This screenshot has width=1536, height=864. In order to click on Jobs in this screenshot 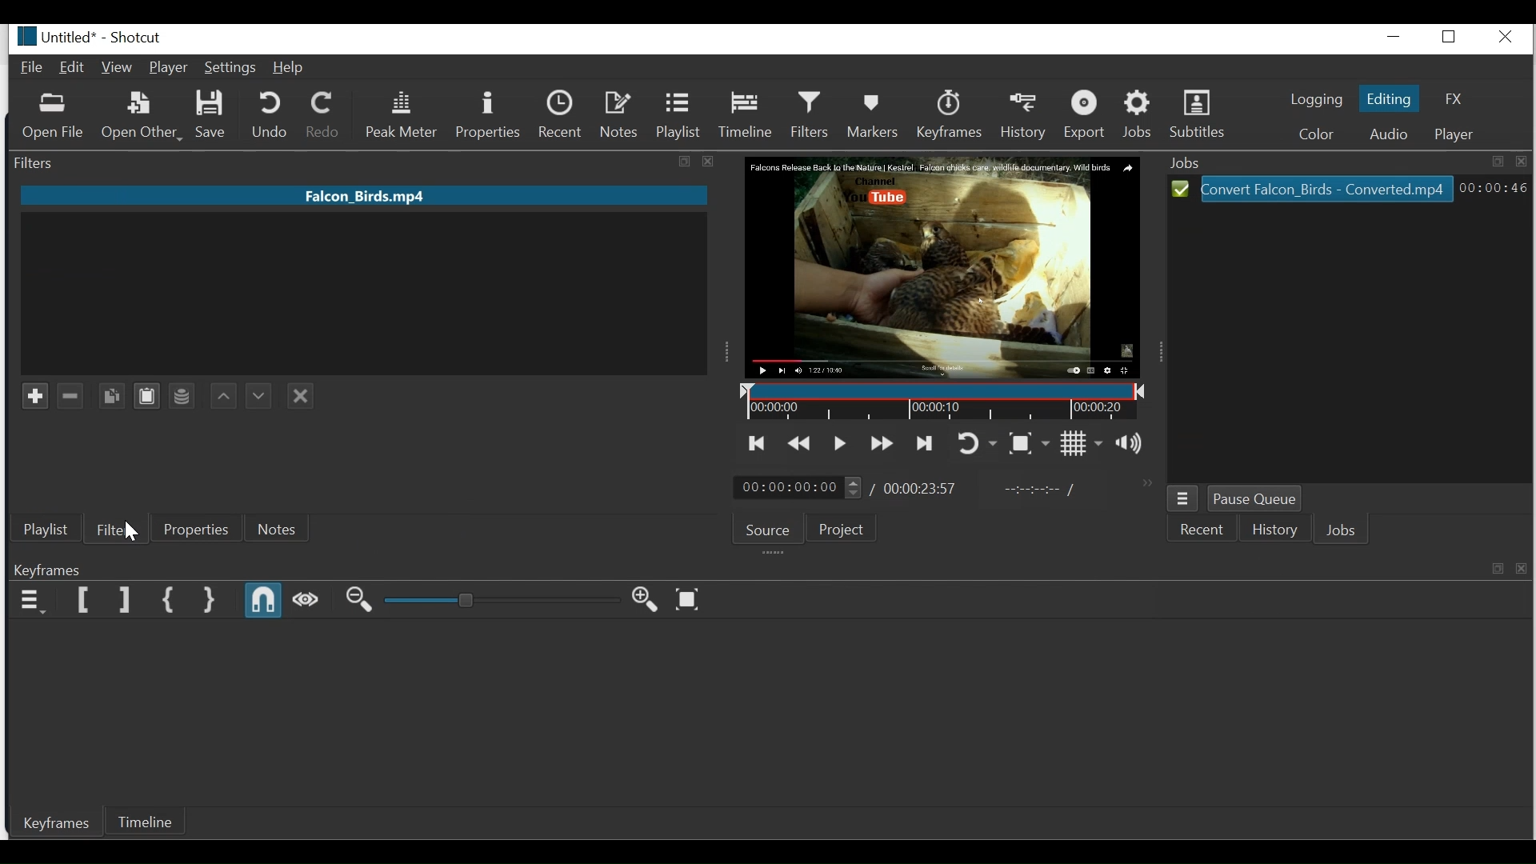, I will do `click(1342, 530)`.